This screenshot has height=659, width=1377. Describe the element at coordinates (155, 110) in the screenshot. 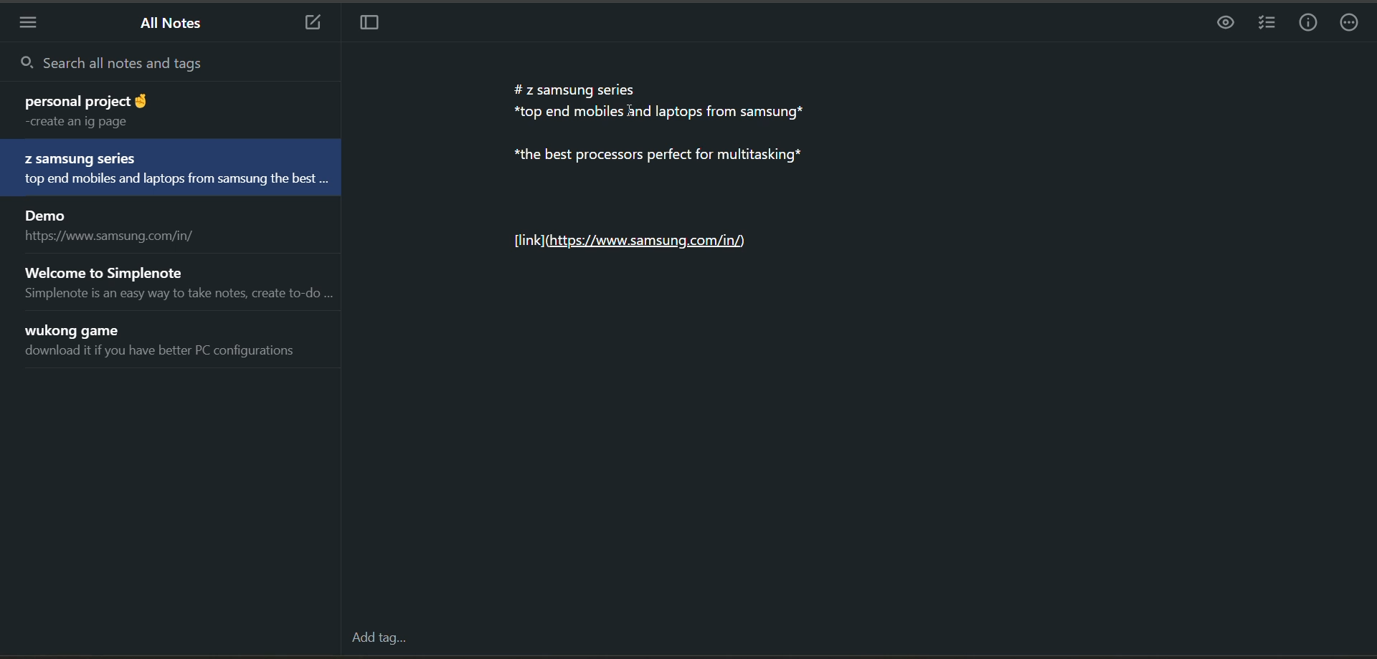

I see `note title and preview` at that location.